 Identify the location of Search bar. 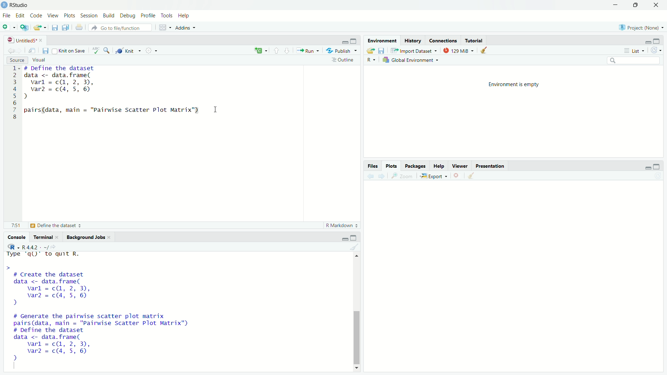
(634, 61).